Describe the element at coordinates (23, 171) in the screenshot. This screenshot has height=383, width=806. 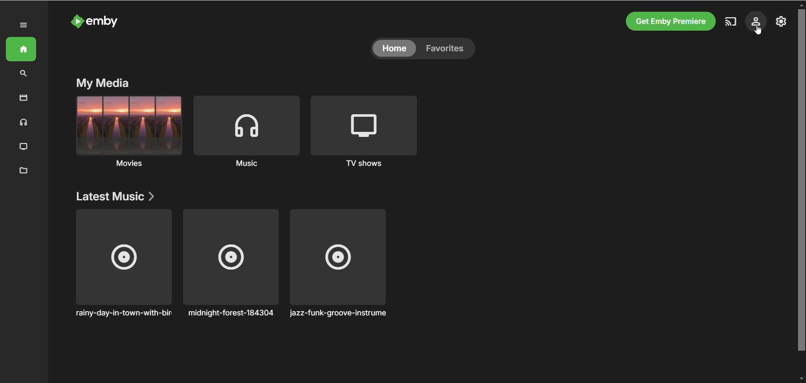
I see `metadata manager` at that location.